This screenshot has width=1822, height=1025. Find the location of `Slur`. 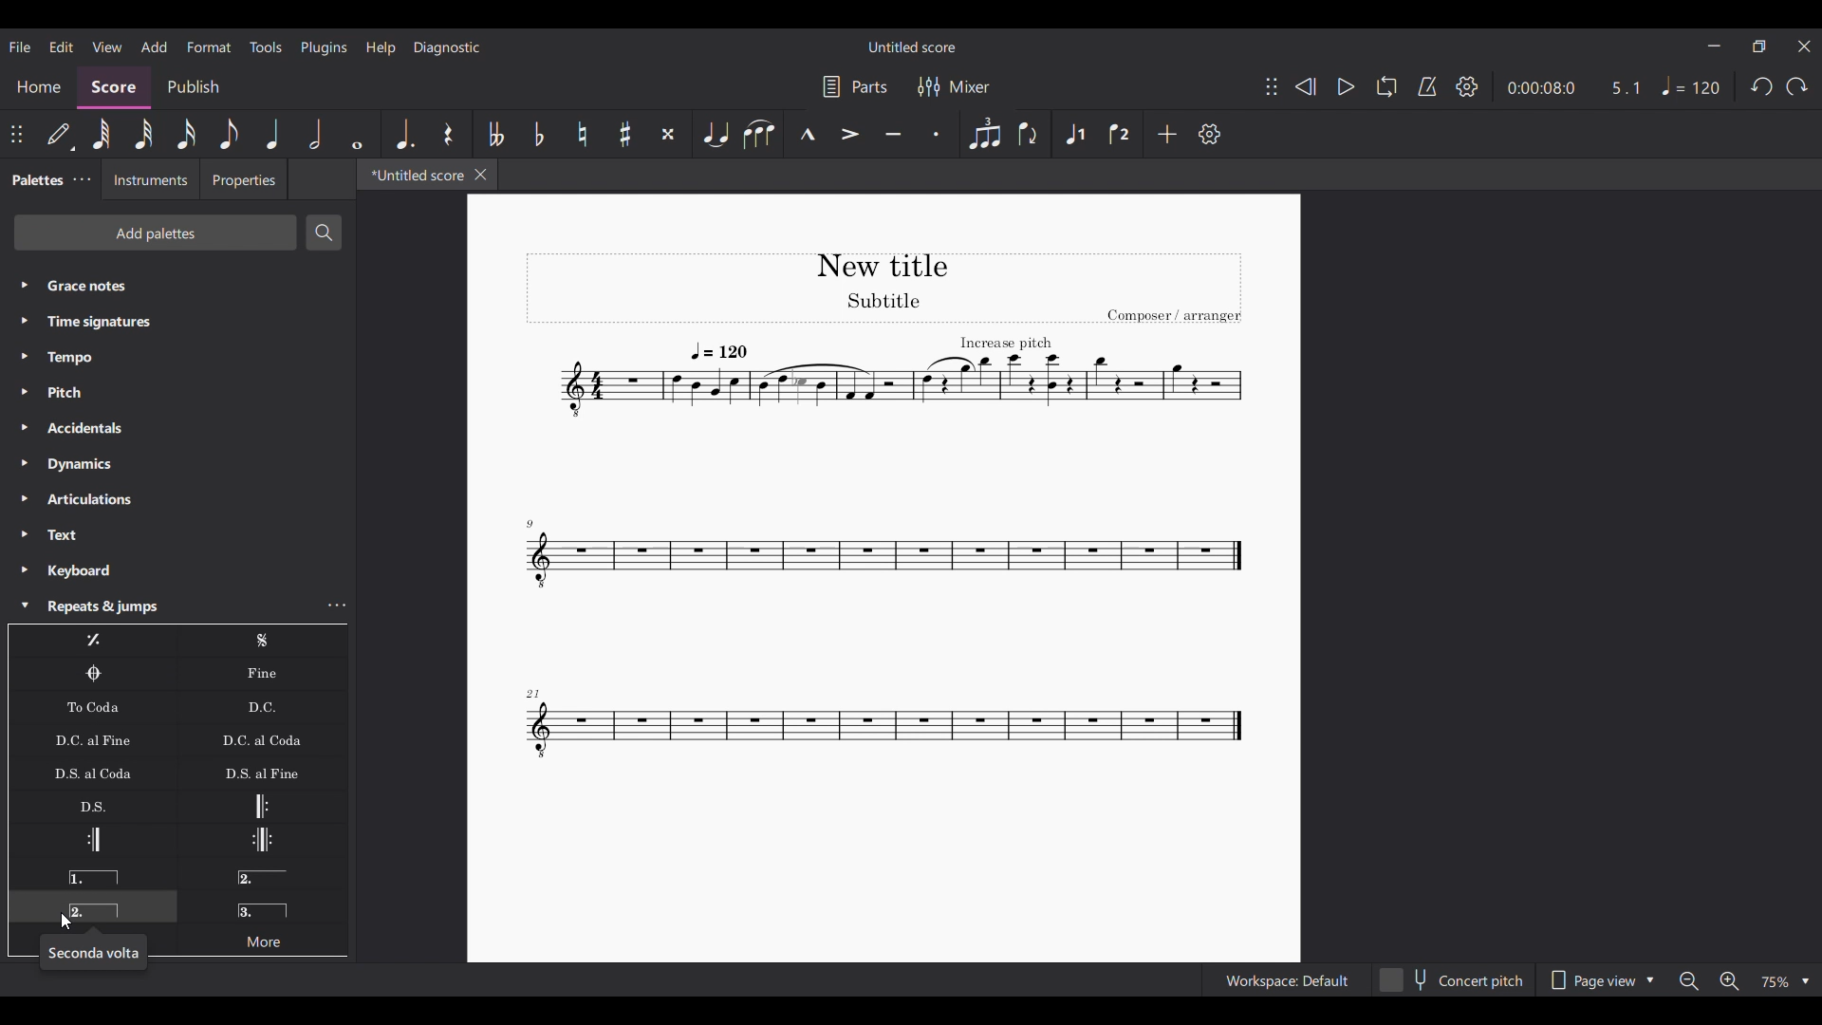

Slur is located at coordinates (759, 134).